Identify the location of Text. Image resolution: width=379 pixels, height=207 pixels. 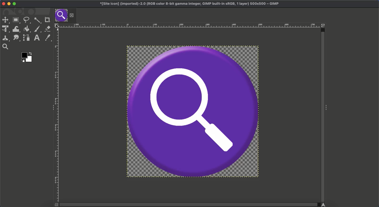
(37, 38).